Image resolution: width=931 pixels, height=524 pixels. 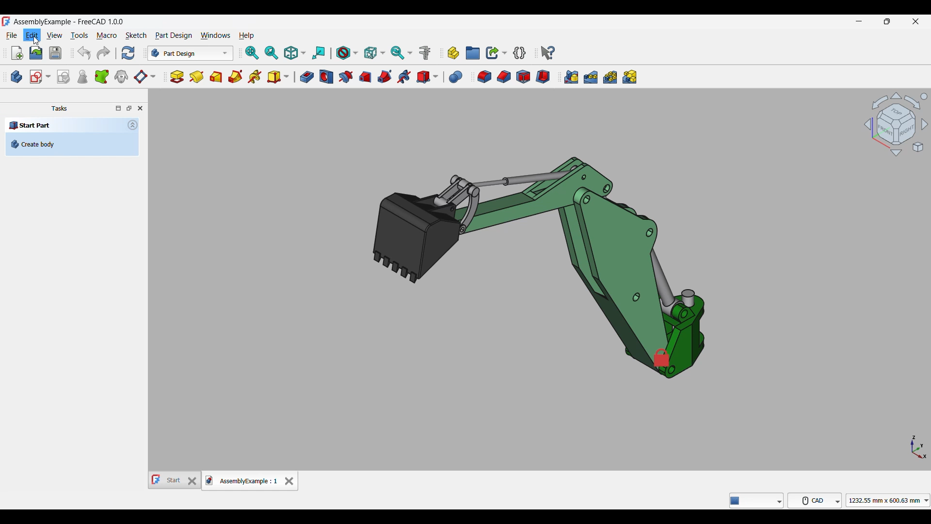 What do you see at coordinates (69, 22) in the screenshot?
I see `AssemblyExample - FreeCAD 1.0.0` at bounding box center [69, 22].